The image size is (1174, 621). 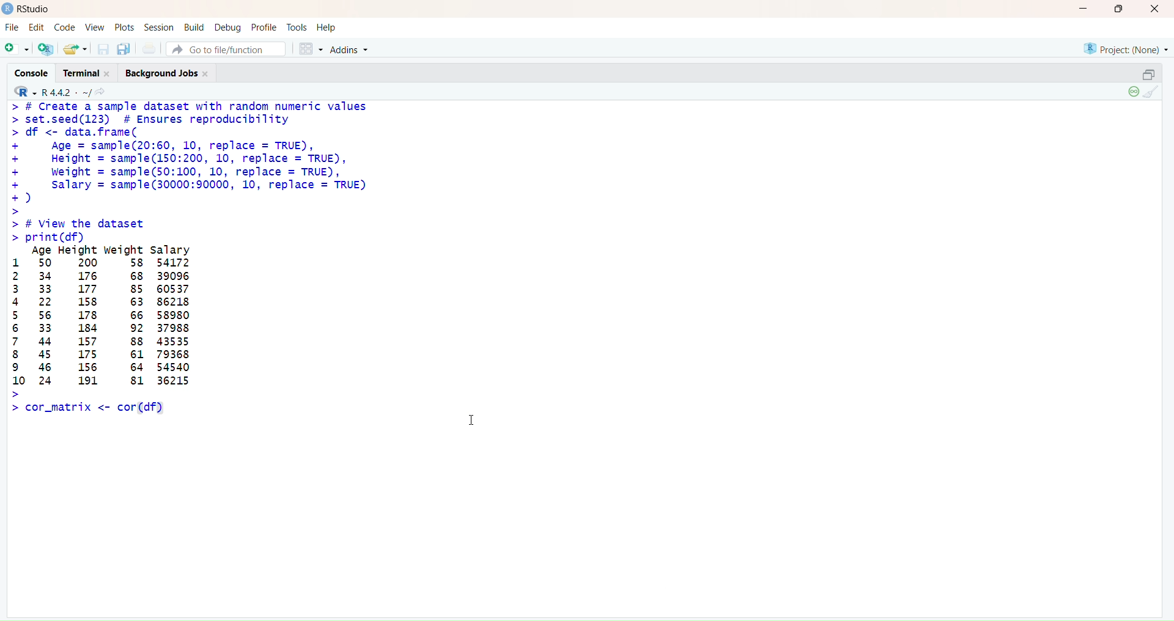 What do you see at coordinates (169, 74) in the screenshot?
I see `Background jobs` at bounding box center [169, 74].